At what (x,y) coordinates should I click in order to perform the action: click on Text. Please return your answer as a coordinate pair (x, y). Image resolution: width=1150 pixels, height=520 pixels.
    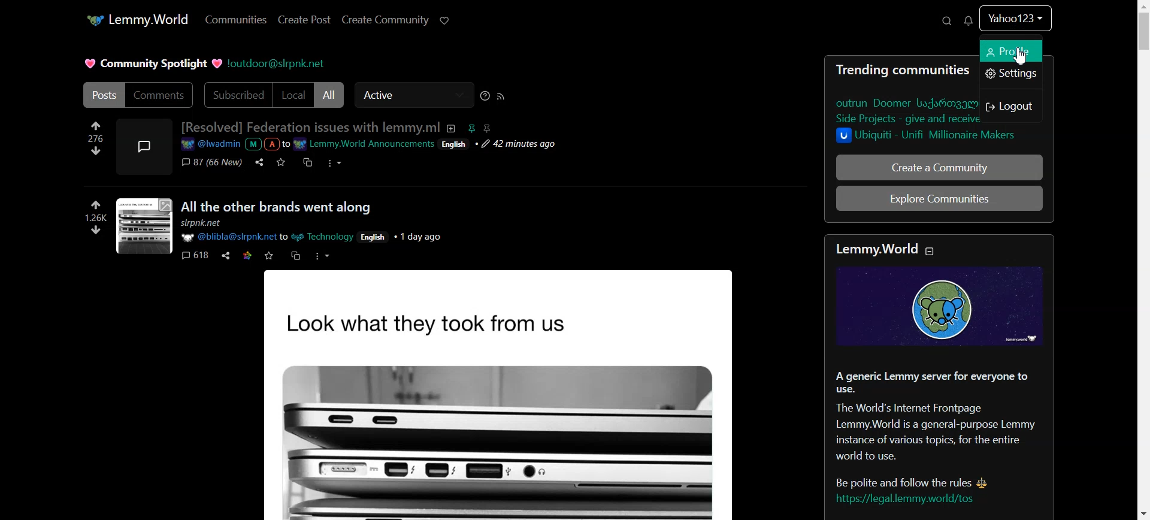
    Looking at the image, I should click on (310, 127).